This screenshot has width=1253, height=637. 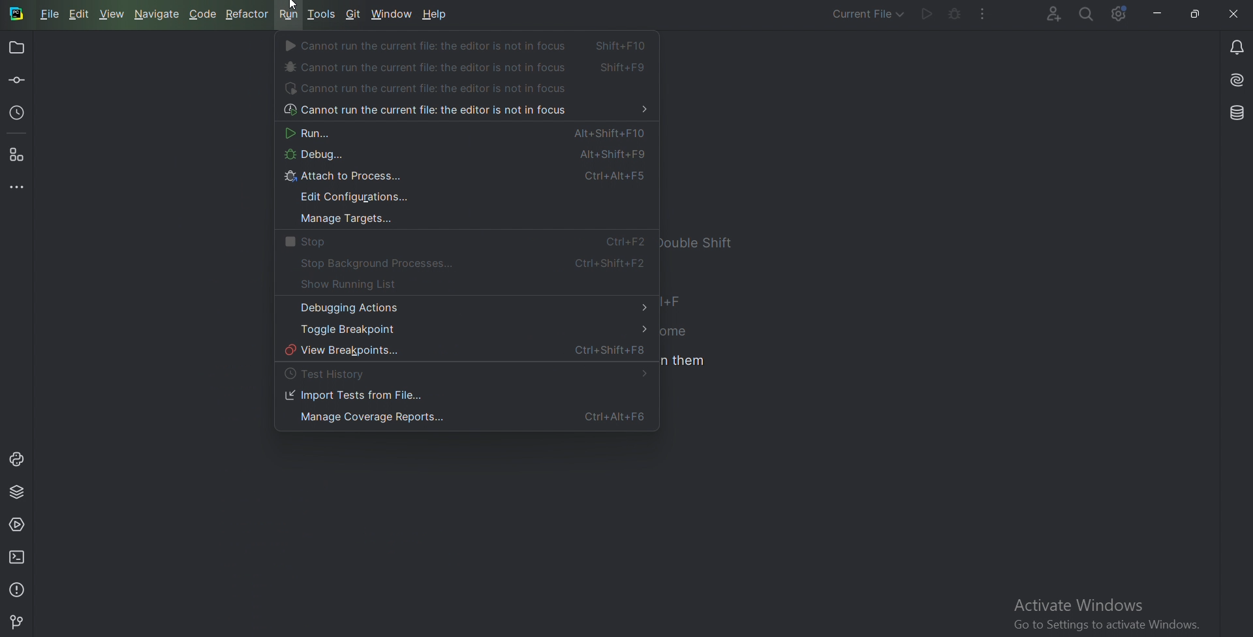 What do you see at coordinates (469, 330) in the screenshot?
I see `Toggle breakpoint` at bounding box center [469, 330].